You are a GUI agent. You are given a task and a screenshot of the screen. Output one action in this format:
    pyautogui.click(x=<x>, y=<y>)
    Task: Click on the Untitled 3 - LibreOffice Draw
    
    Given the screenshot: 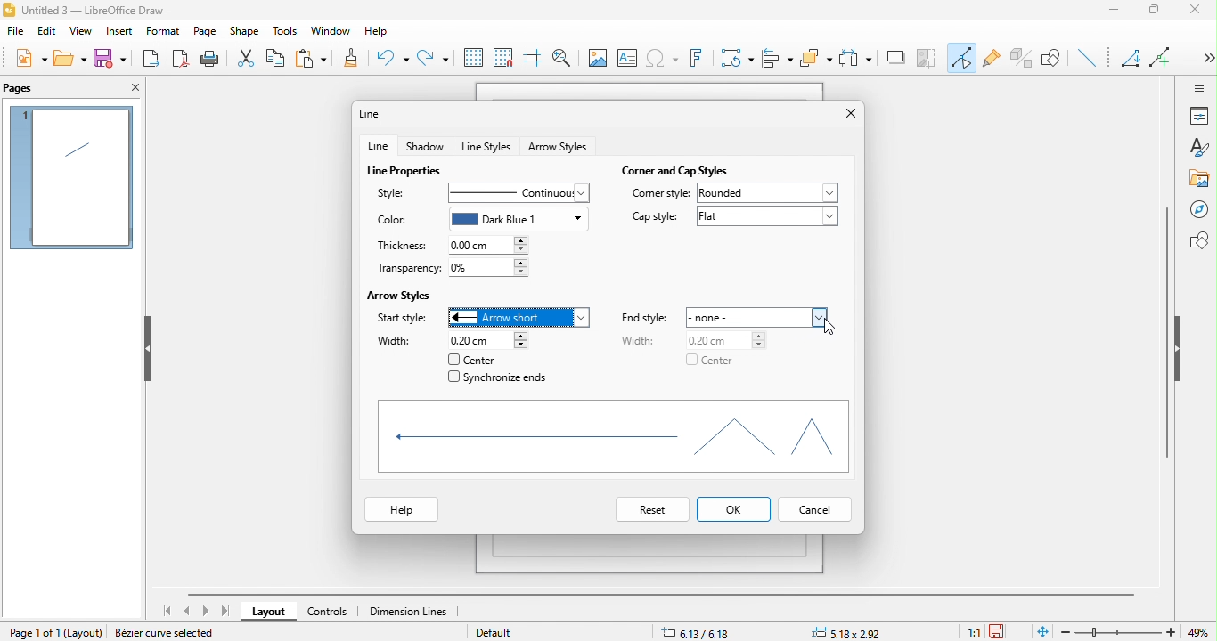 What is the action you would take?
    pyautogui.click(x=86, y=9)
    